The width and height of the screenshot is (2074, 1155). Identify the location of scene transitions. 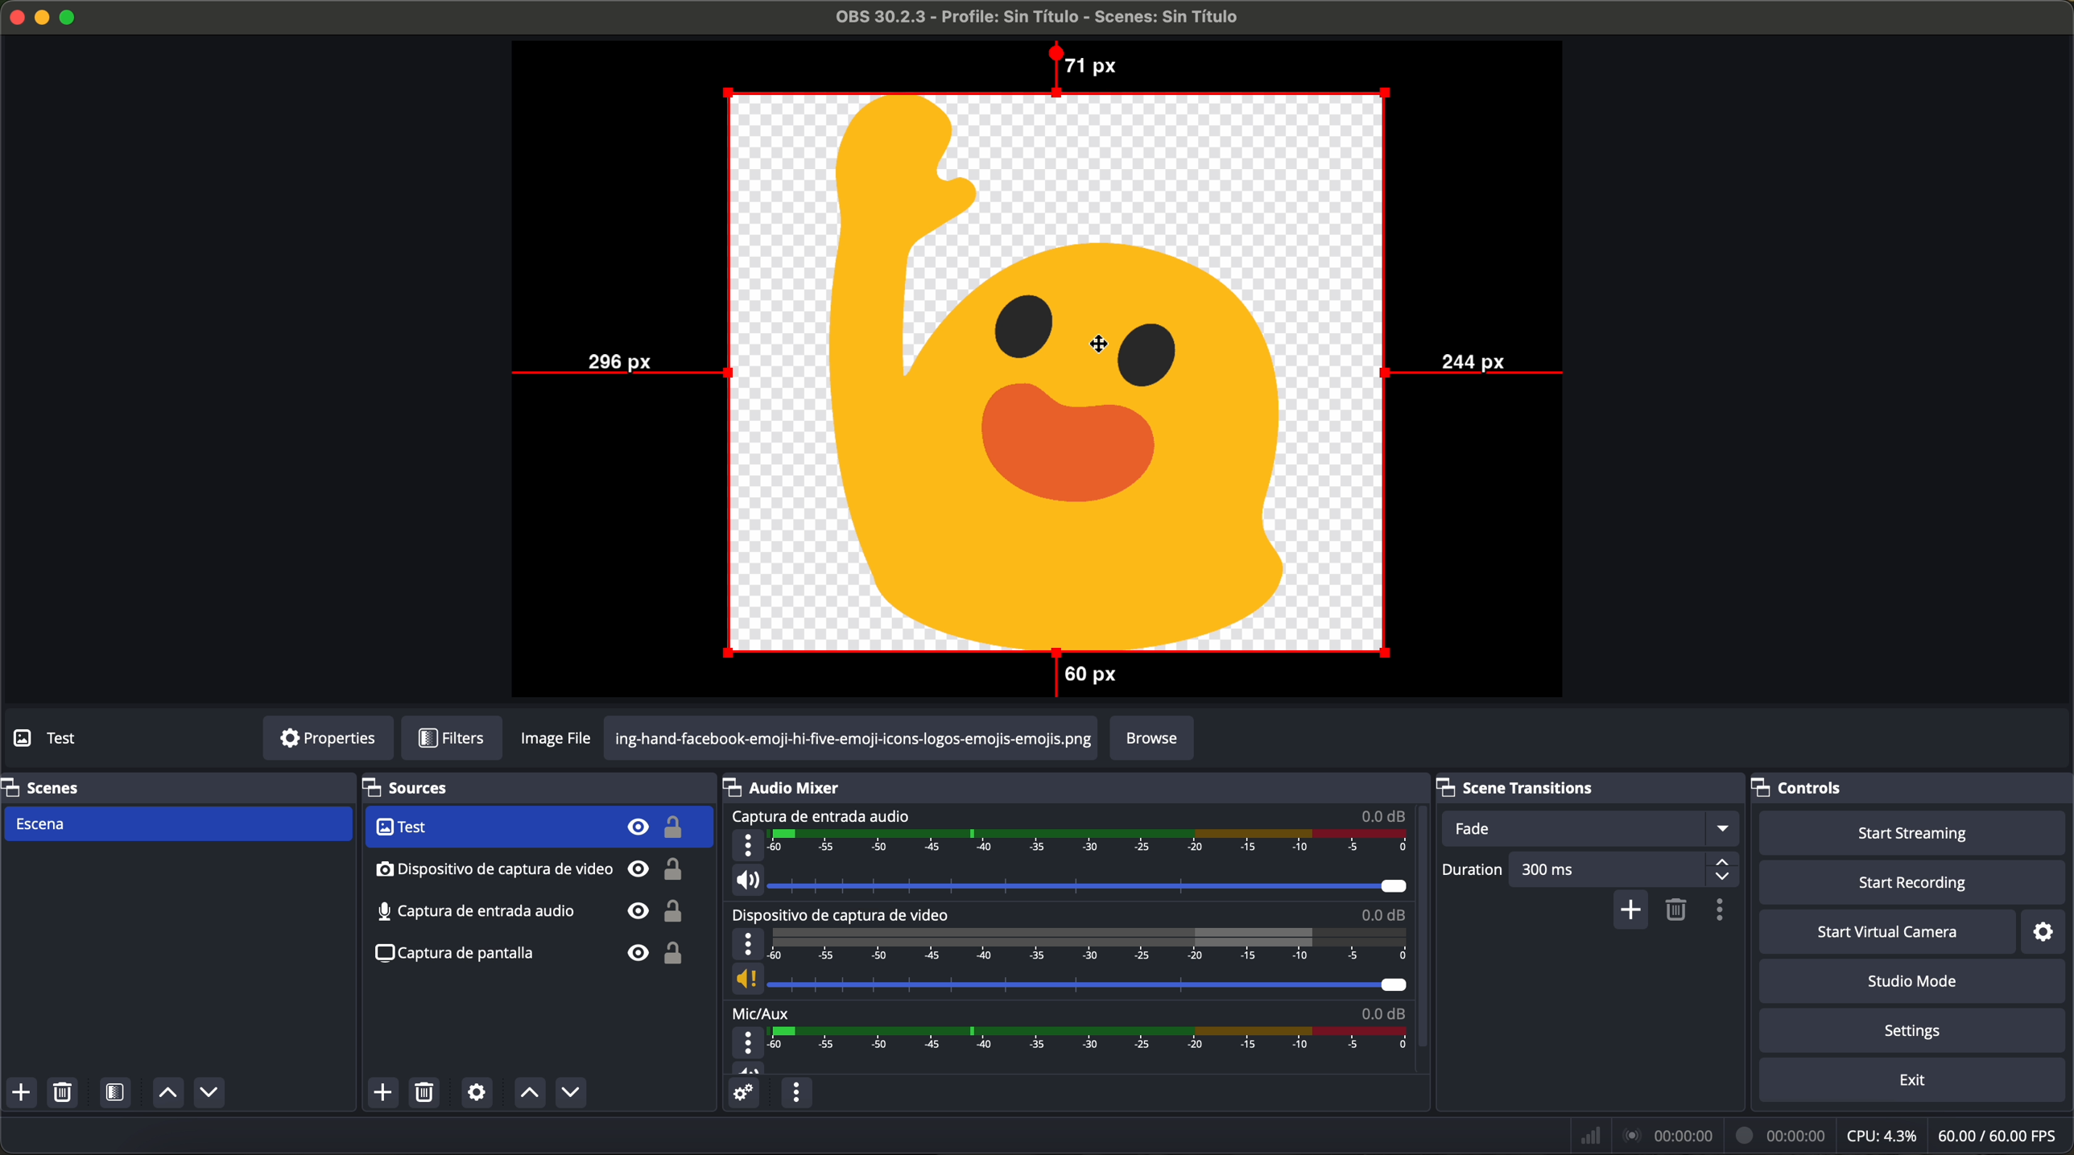
(1535, 786).